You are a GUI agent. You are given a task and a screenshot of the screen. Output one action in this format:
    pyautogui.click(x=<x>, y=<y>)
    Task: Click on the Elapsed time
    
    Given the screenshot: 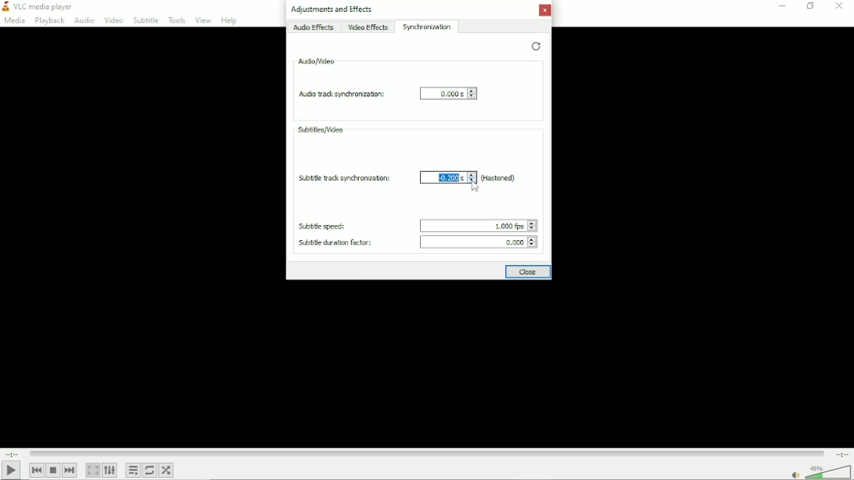 What is the action you would take?
    pyautogui.click(x=13, y=453)
    